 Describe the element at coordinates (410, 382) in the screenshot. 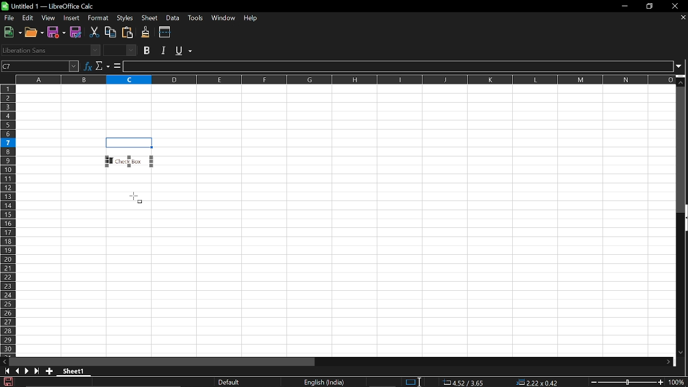

I see `Selection ` at that location.